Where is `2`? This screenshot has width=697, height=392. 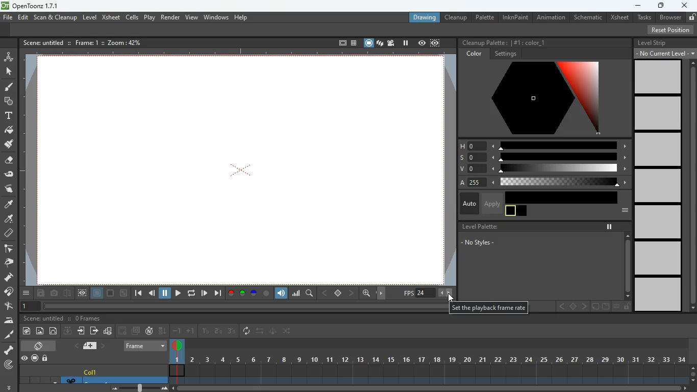 2 is located at coordinates (219, 331).